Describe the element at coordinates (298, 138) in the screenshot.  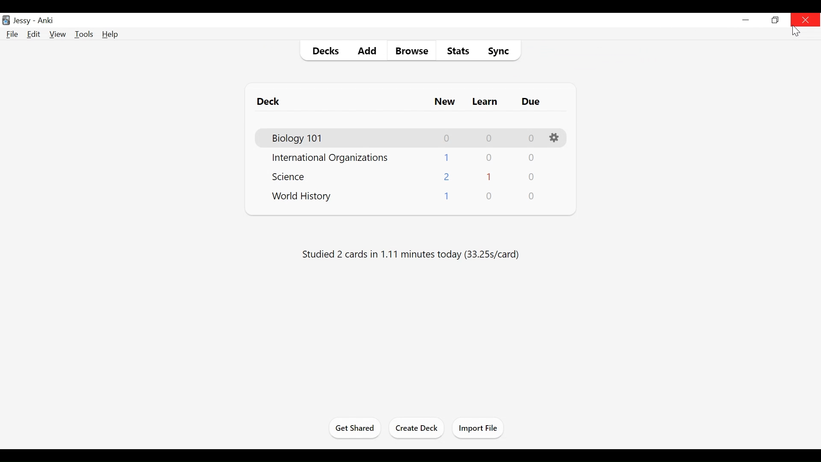
I see `Deck Name` at that location.